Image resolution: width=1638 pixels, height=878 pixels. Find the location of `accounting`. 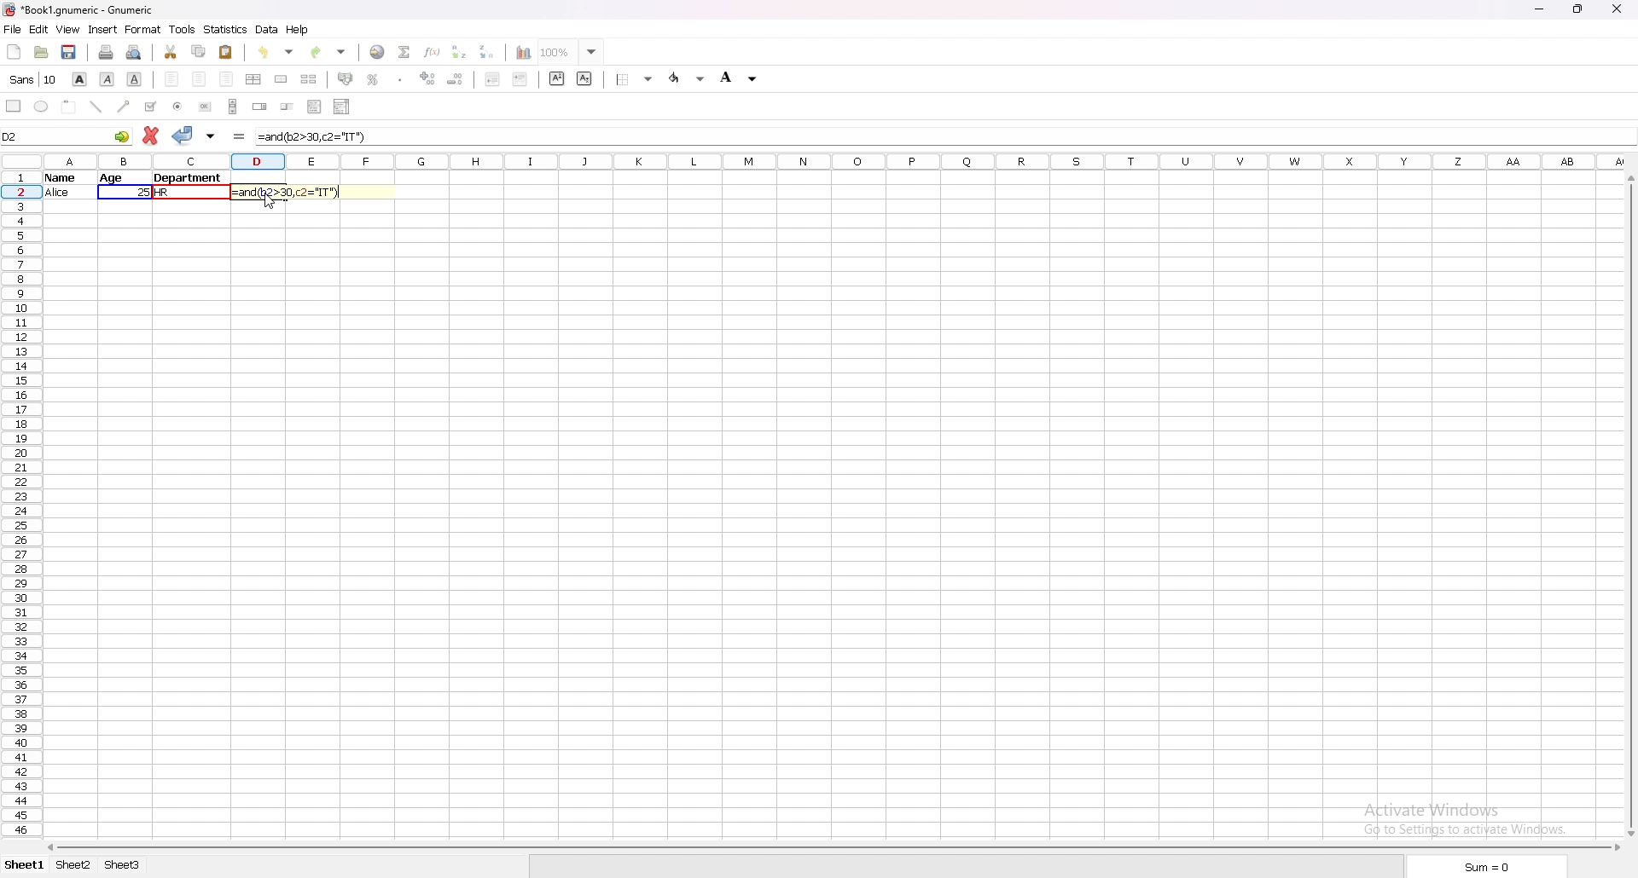

accounting is located at coordinates (345, 78).